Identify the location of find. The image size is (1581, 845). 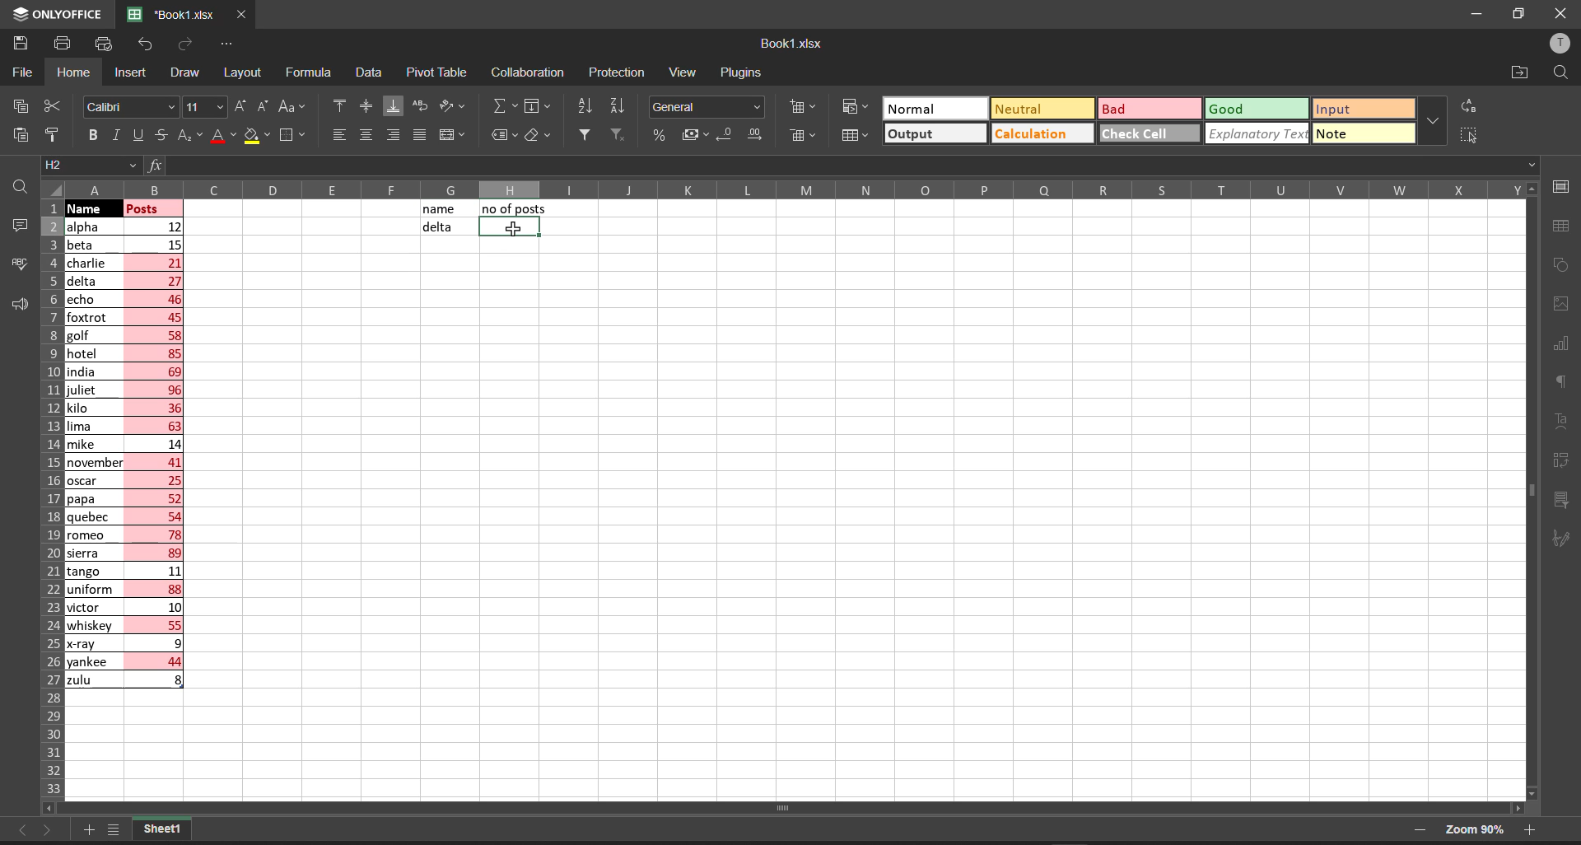
(1563, 72).